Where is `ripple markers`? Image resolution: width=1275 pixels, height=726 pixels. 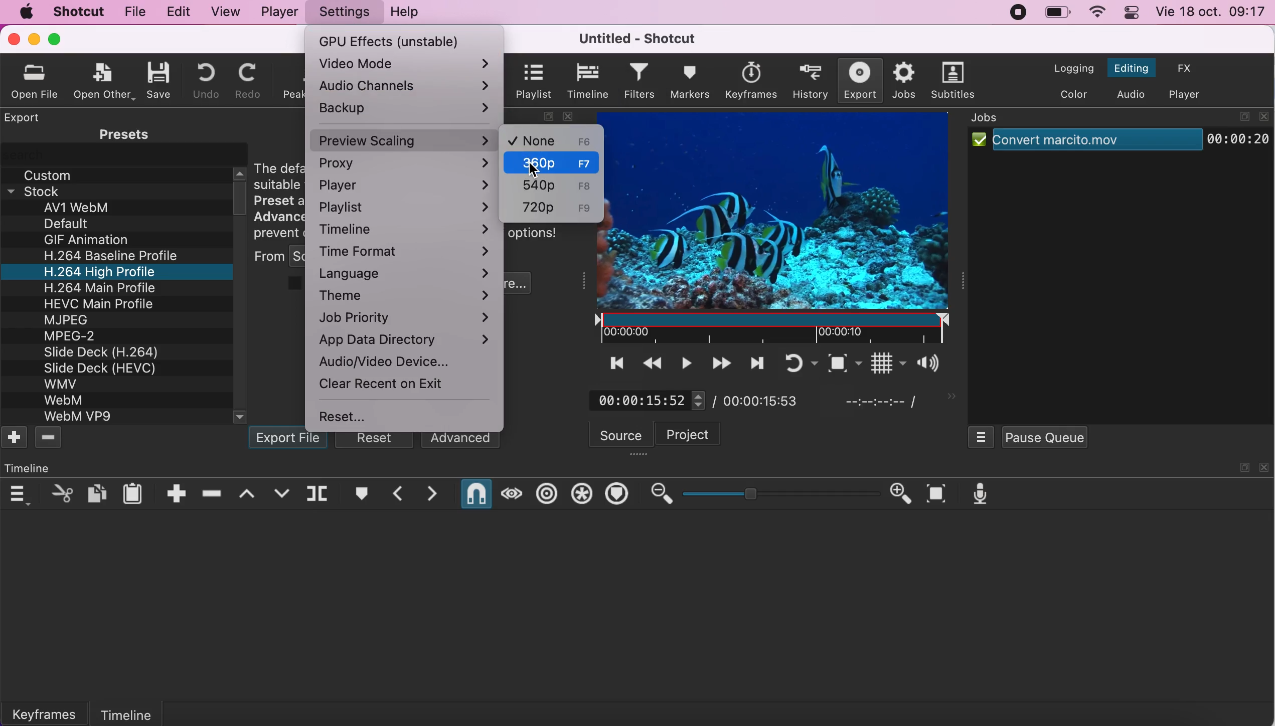 ripple markers is located at coordinates (617, 494).